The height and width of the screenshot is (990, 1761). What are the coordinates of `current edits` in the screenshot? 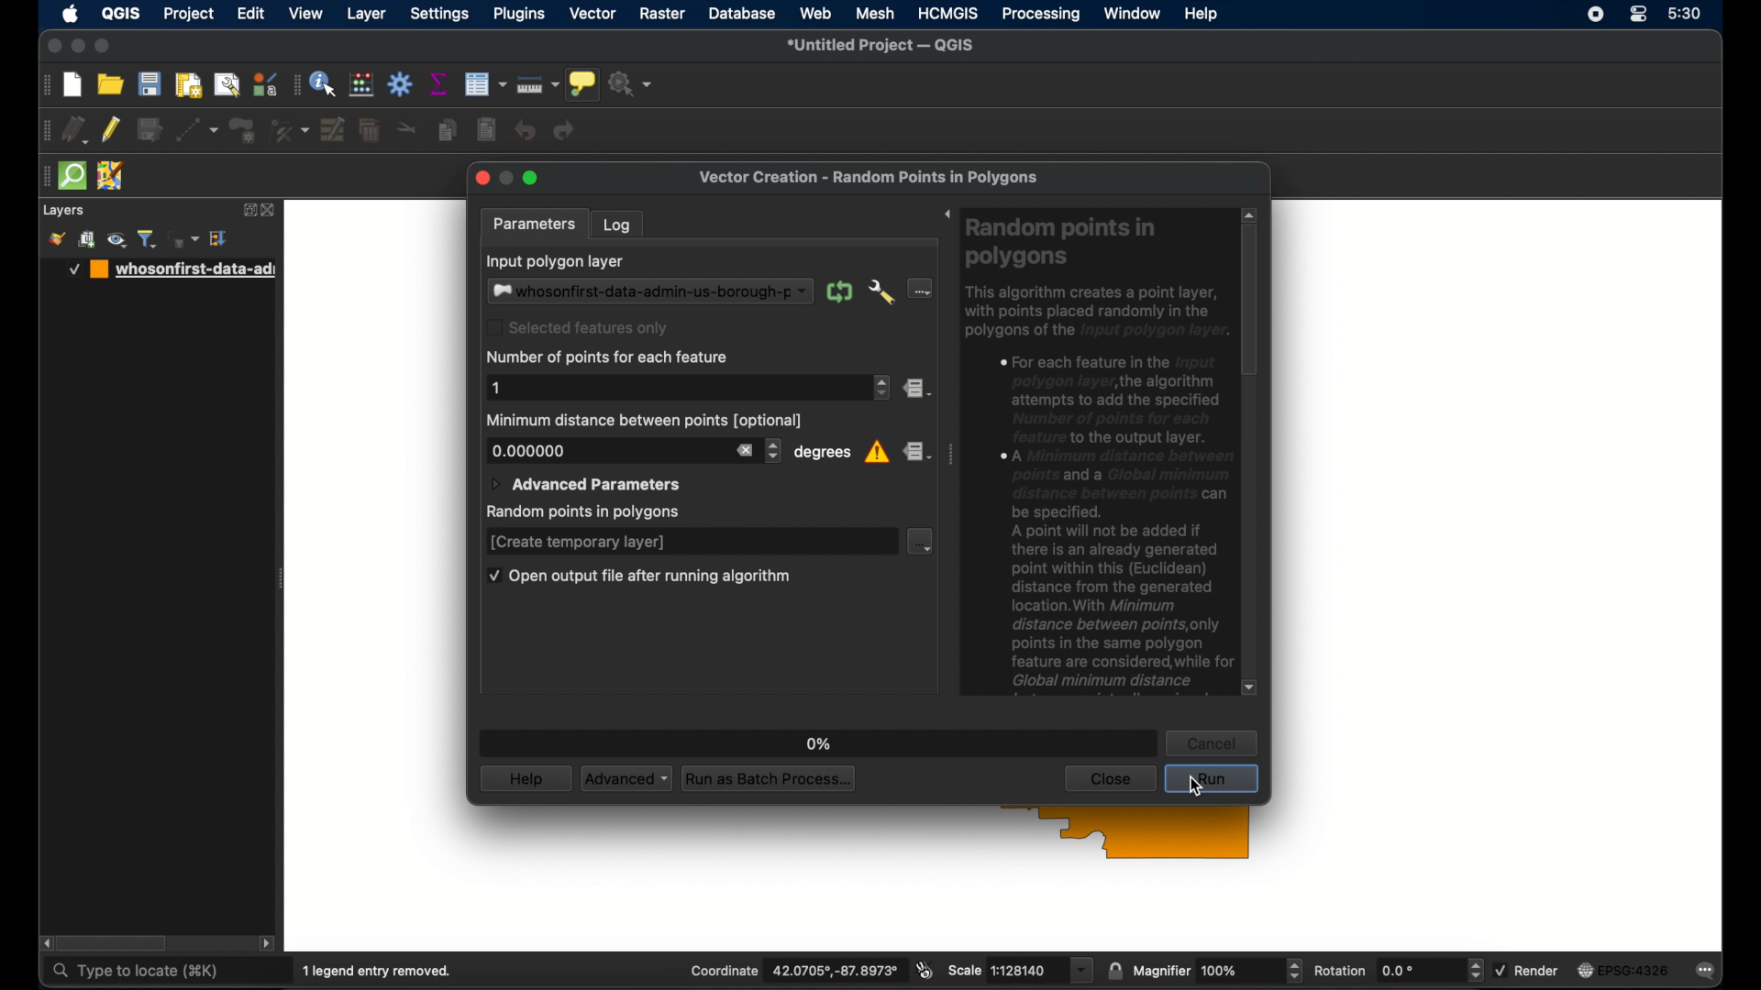 It's located at (74, 130).